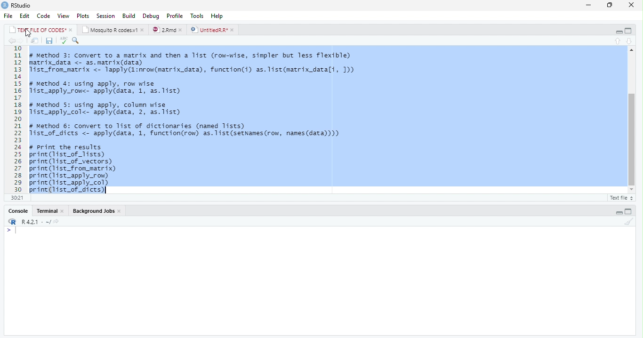  I want to click on Console, so click(18, 210).